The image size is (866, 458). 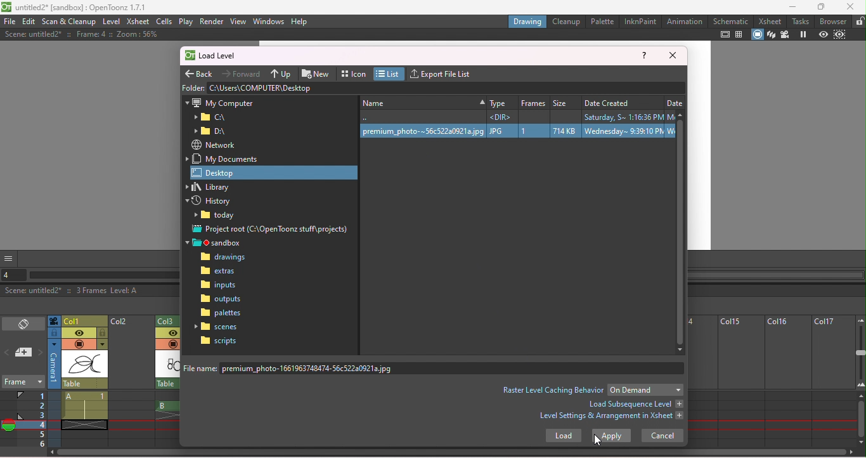 I want to click on Scan & Cleanup, so click(x=70, y=22).